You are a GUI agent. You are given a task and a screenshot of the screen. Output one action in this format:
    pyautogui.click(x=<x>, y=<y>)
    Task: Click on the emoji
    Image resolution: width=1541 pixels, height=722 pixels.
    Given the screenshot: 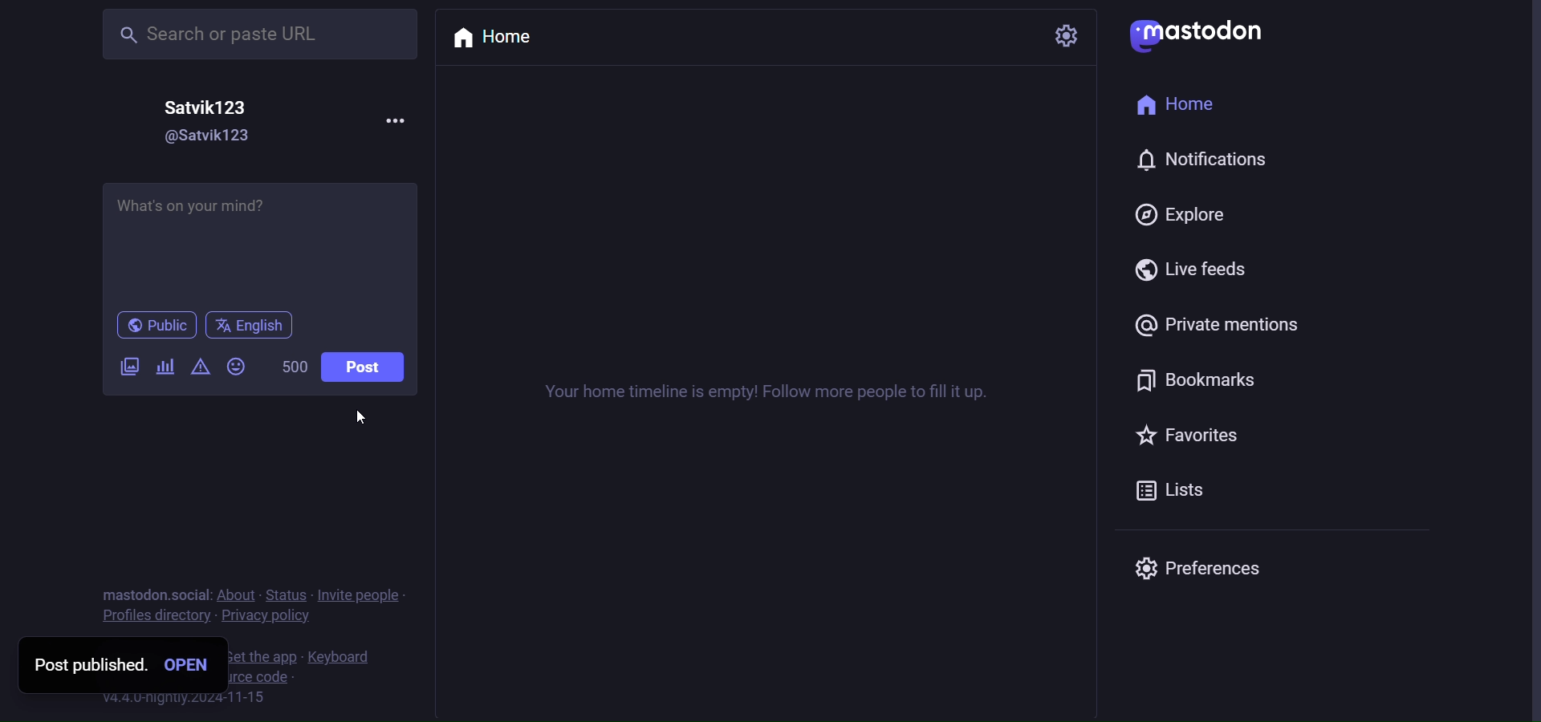 What is the action you would take?
    pyautogui.click(x=237, y=367)
    